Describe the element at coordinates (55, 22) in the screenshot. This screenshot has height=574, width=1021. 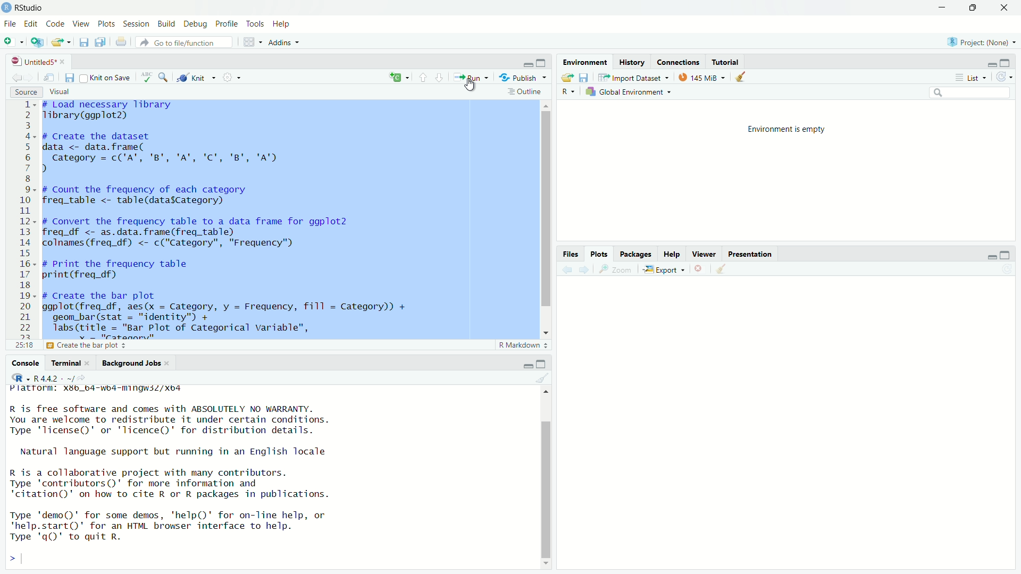
I see `code` at that location.